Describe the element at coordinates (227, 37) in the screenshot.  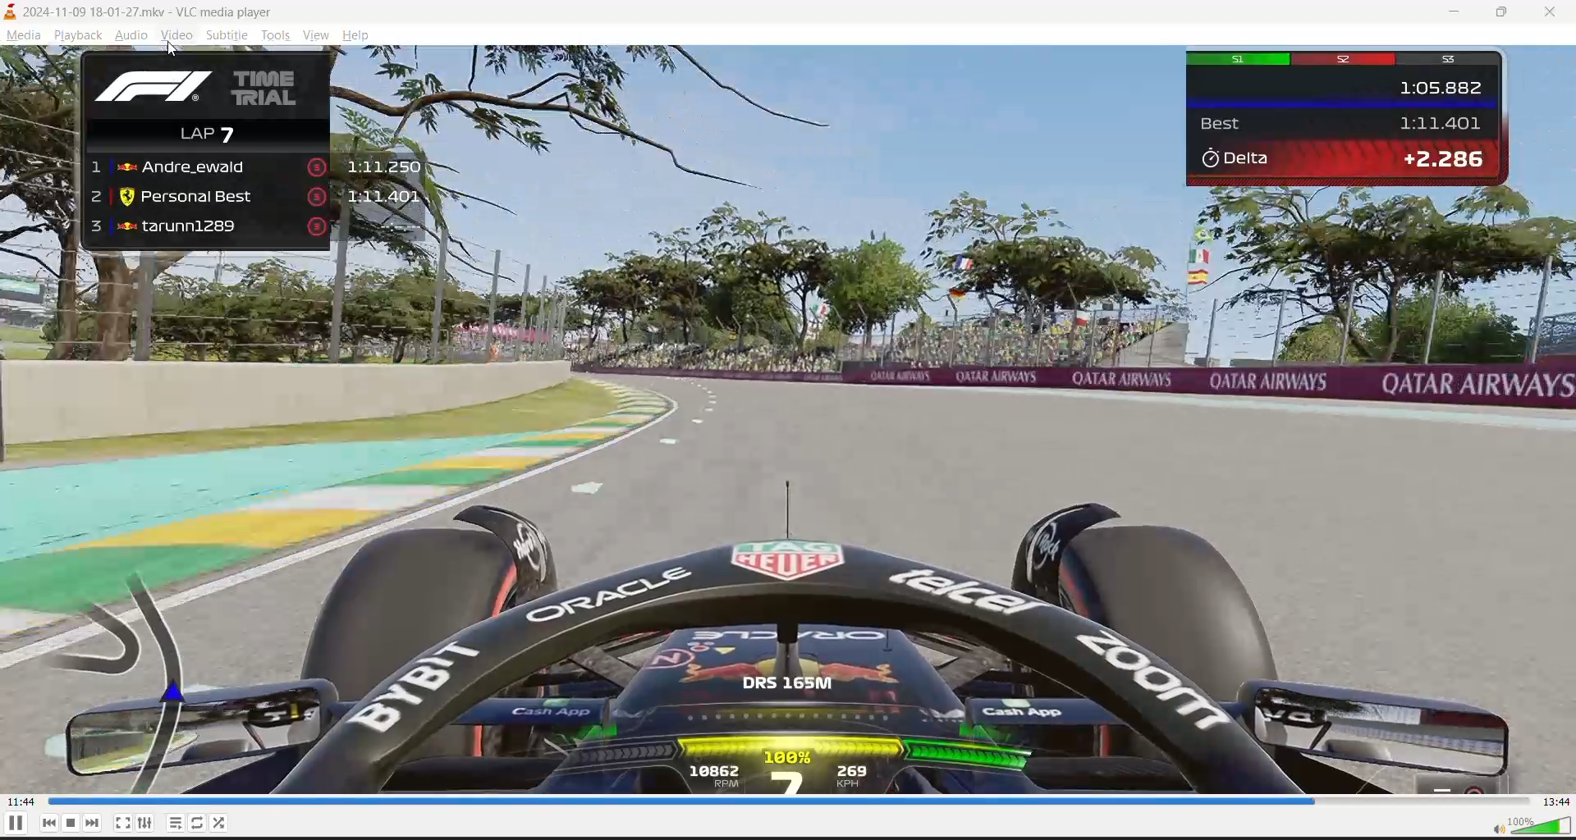
I see `subtitle` at that location.